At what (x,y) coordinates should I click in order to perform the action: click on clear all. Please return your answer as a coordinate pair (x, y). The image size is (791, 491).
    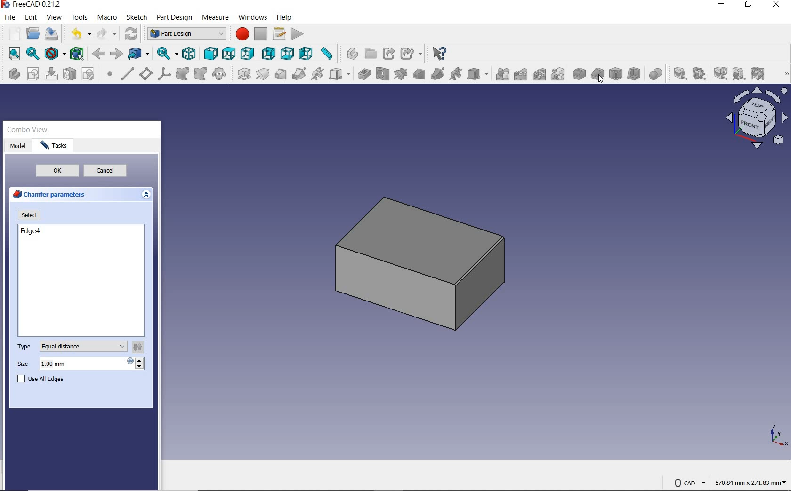
    Looking at the image, I should click on (739, 74).